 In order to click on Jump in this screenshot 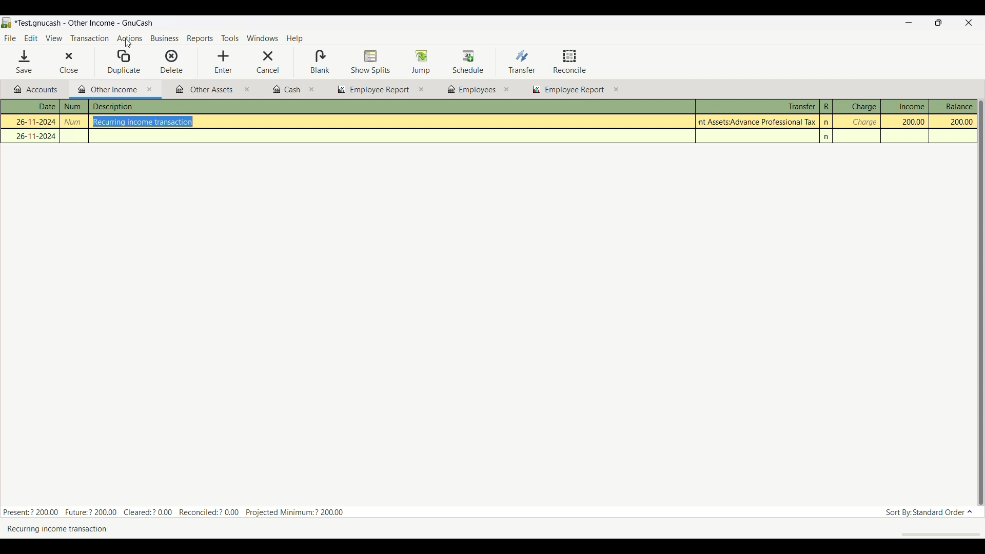, I will do `click(421, 62)`.